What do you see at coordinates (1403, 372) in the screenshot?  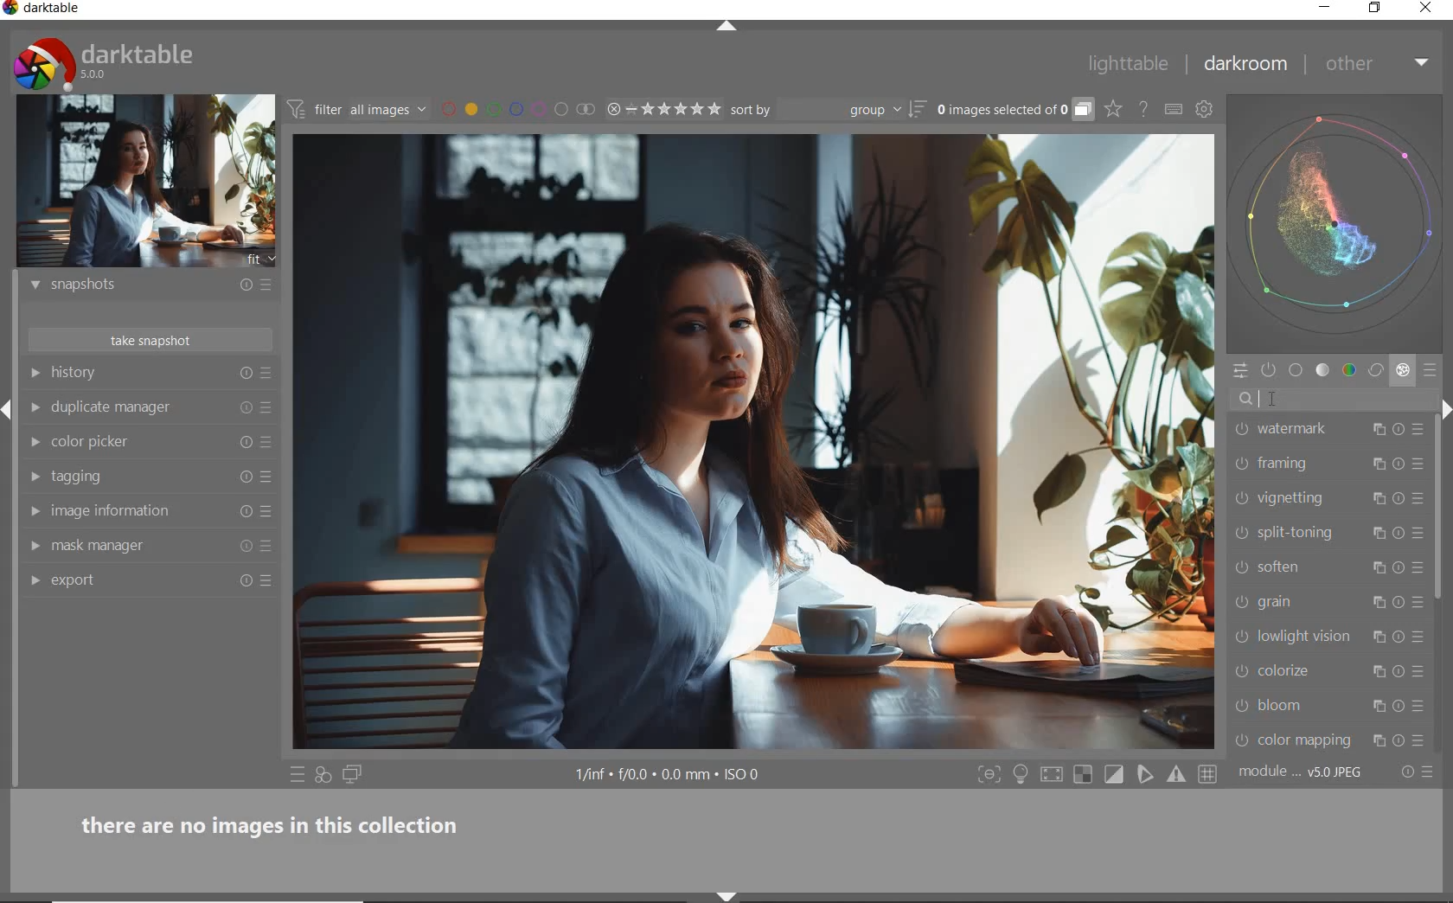 I see `effect` at bounding box center [1403, 372].